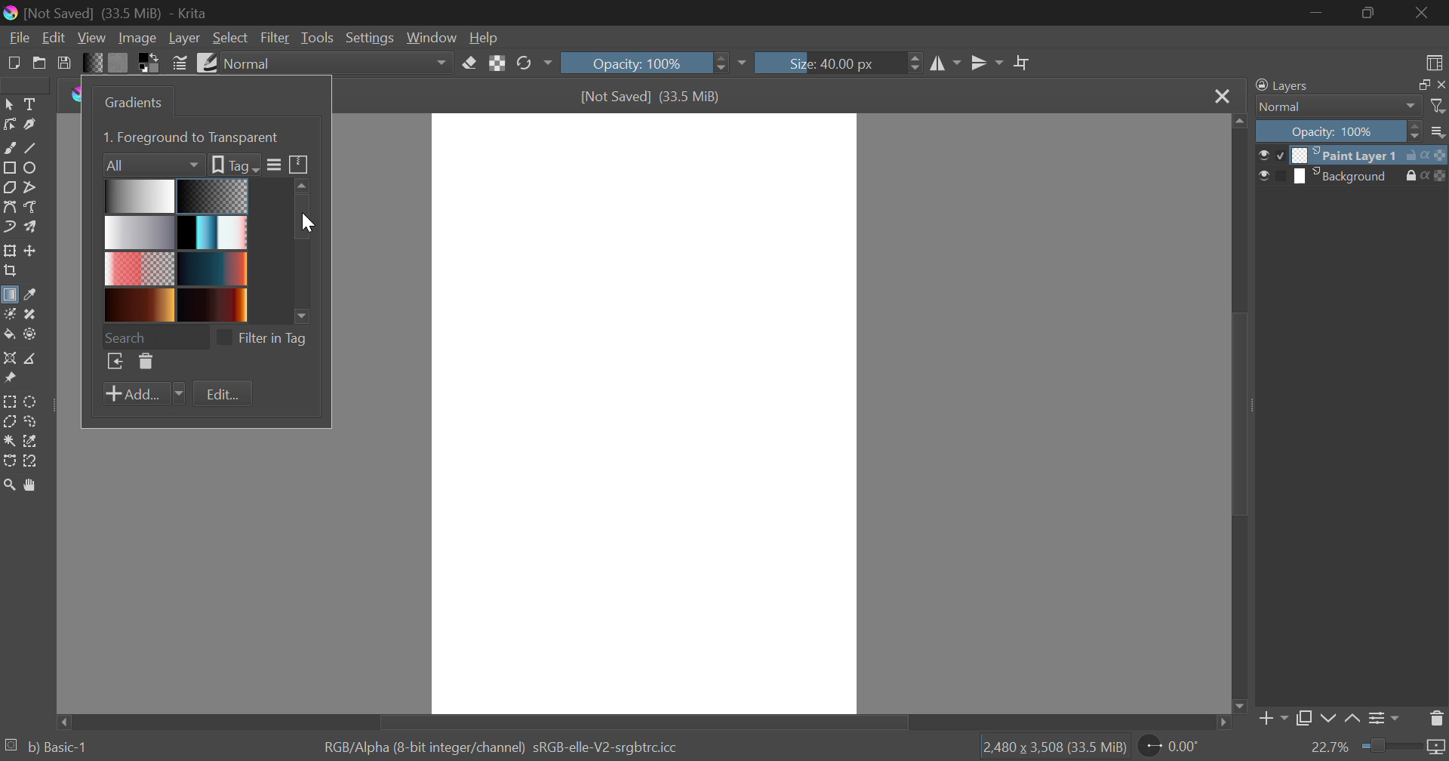 This screenshot has width=1449, height=761. I want to click on Pattern, so click(118, 63).